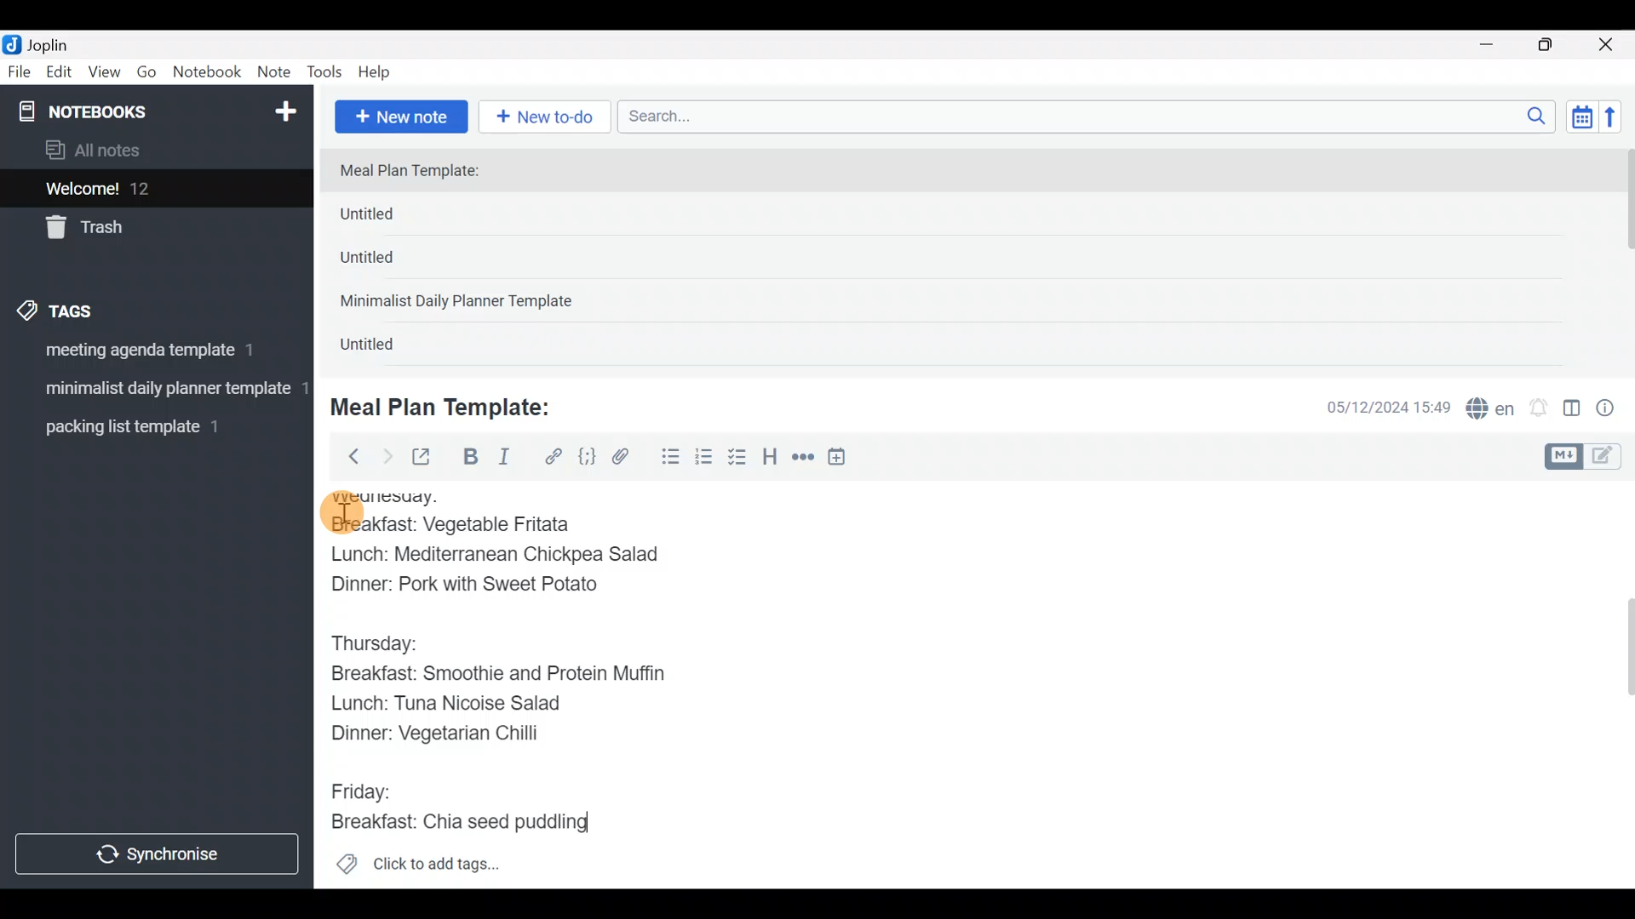 This screenshot has width=1635, height=919. I want to click on Notebook, so click(208, 72).